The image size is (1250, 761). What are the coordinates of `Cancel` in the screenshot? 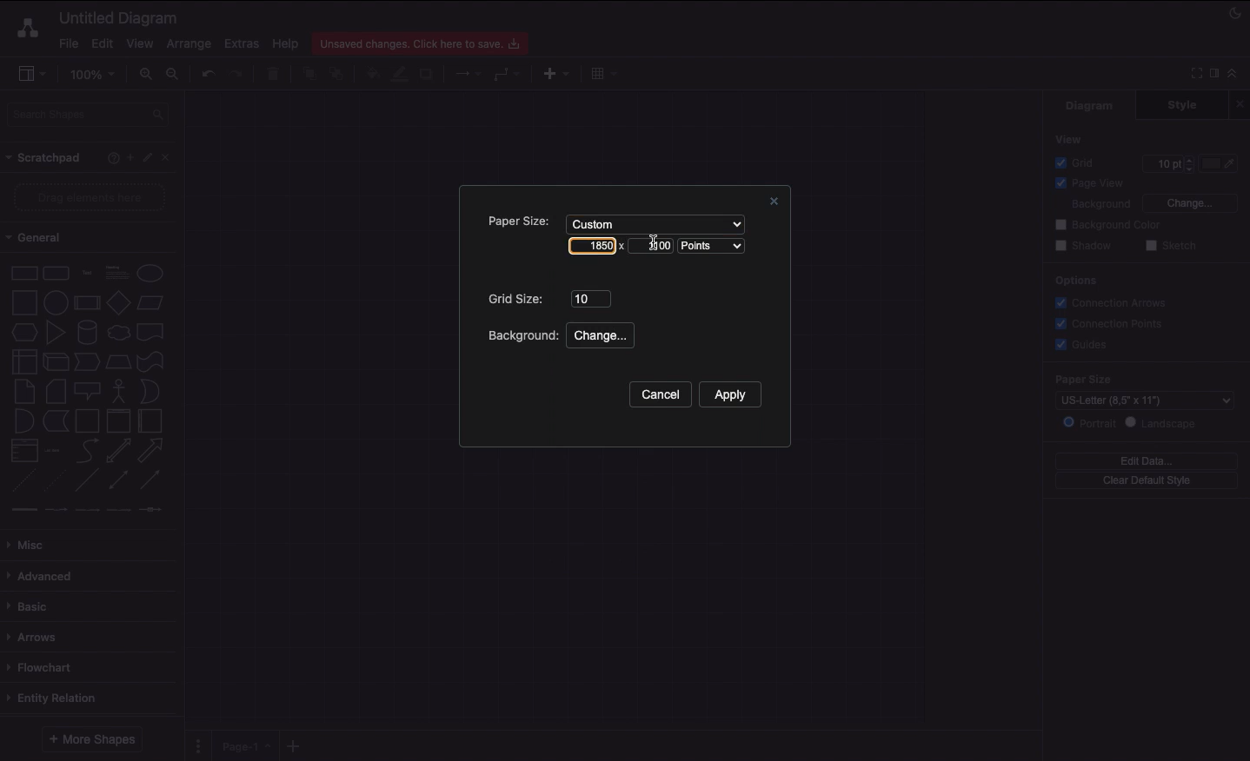 It's located at (659, 395).